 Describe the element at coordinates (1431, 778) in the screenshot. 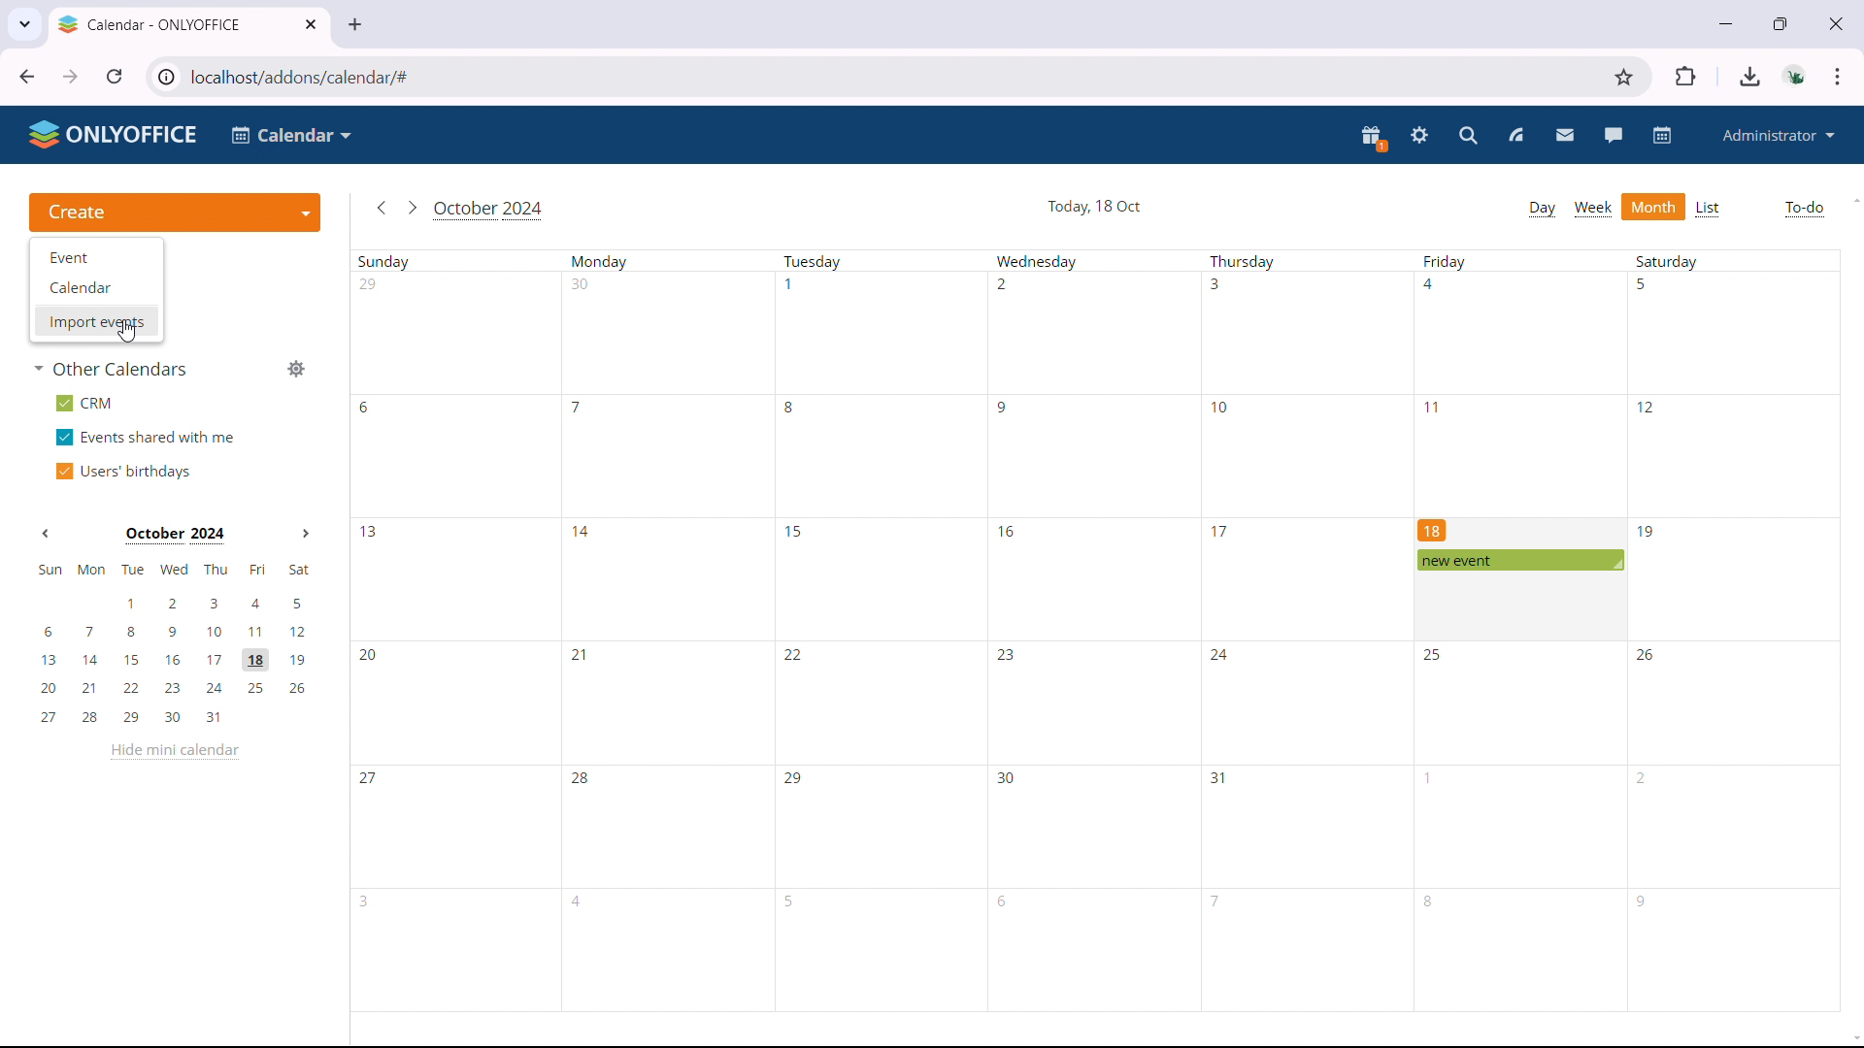

I see `1` at that location.